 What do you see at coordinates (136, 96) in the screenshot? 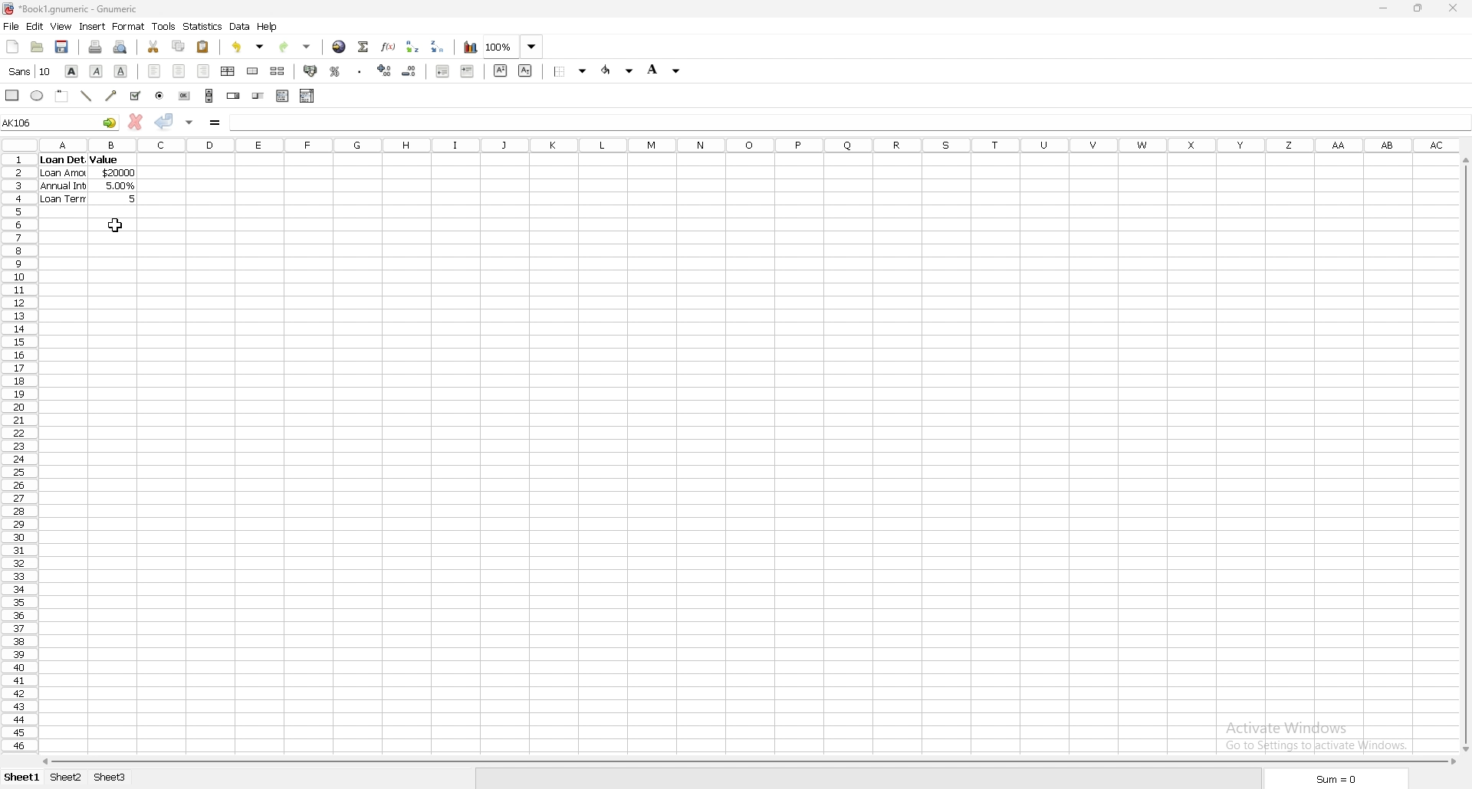
I see `tickbox` at bounding box center [136, 96].